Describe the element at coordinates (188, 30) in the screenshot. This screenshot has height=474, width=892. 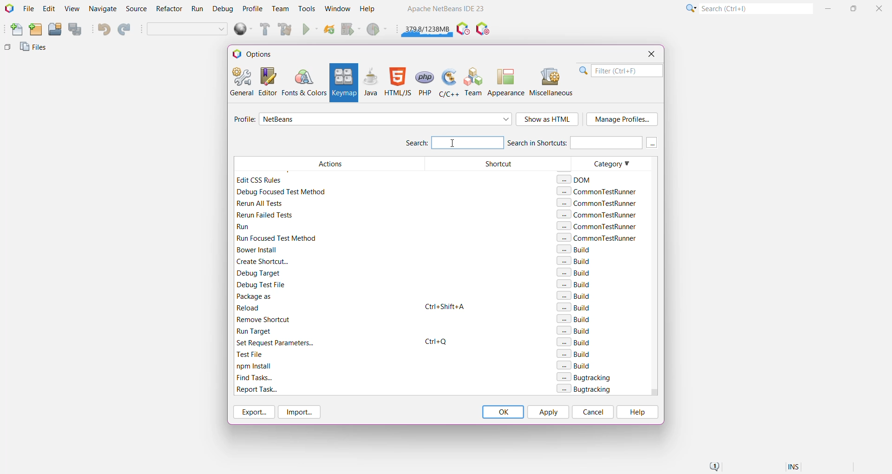
I see `Set Project Configuration` at that location.